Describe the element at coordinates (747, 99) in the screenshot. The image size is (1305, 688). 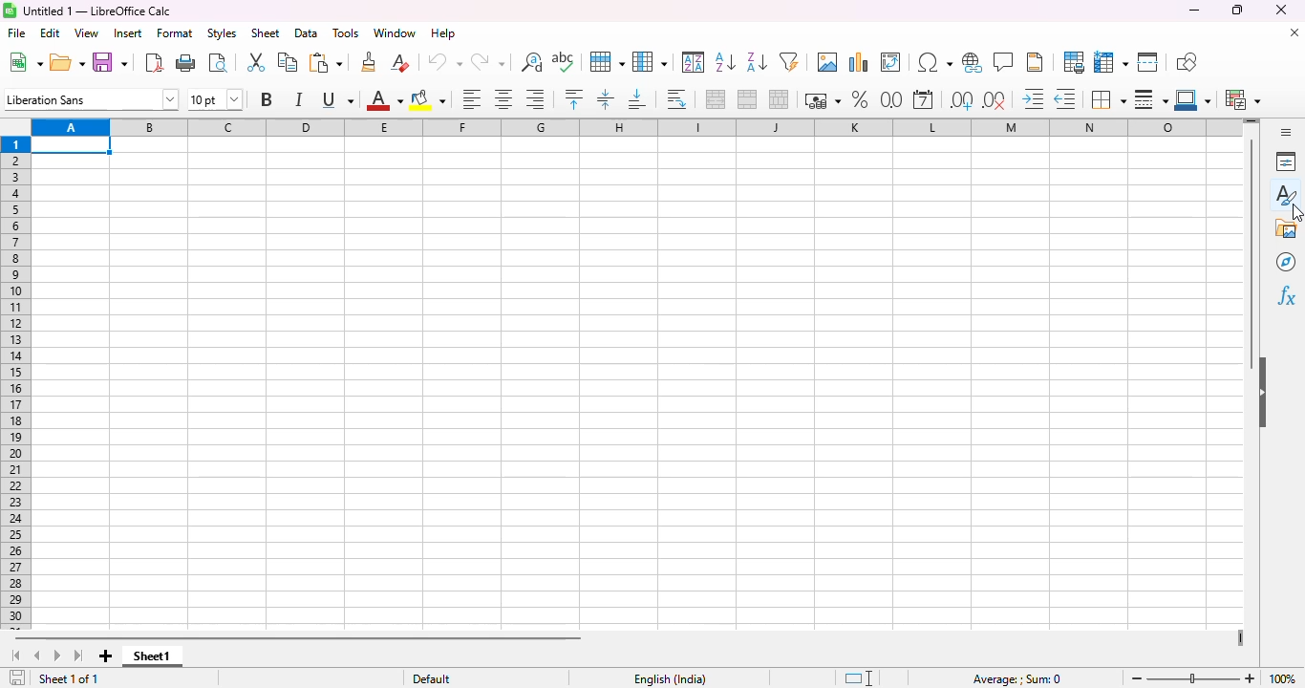
I see `merge cells` at that location.